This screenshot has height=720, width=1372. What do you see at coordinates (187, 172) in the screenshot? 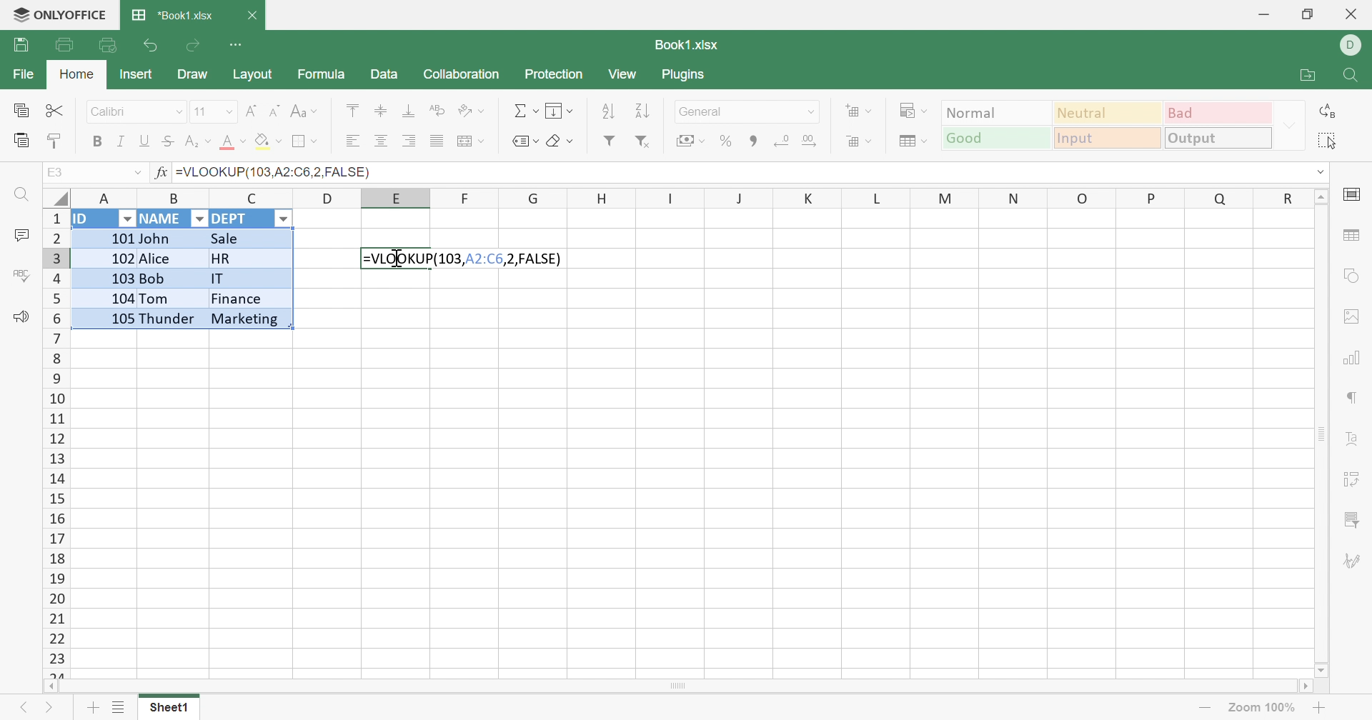
I see `ID` at bounding box center [187, 172].